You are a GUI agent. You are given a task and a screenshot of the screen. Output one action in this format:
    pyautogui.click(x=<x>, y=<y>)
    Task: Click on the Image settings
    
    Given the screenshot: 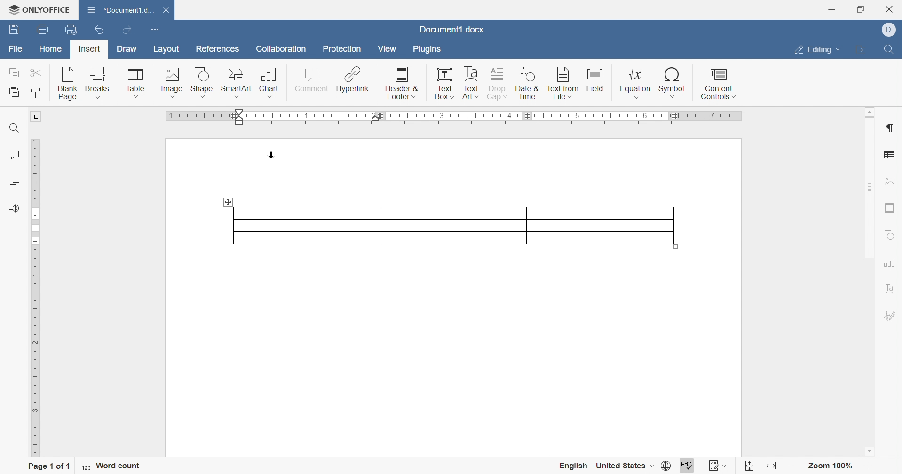 What is the action you would take?
    pyautogui.click(x=891, y=182)
    